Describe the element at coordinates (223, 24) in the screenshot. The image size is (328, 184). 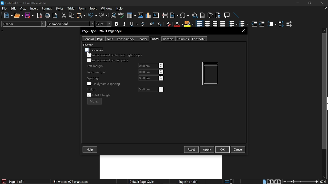
I see `Justified` at that location.